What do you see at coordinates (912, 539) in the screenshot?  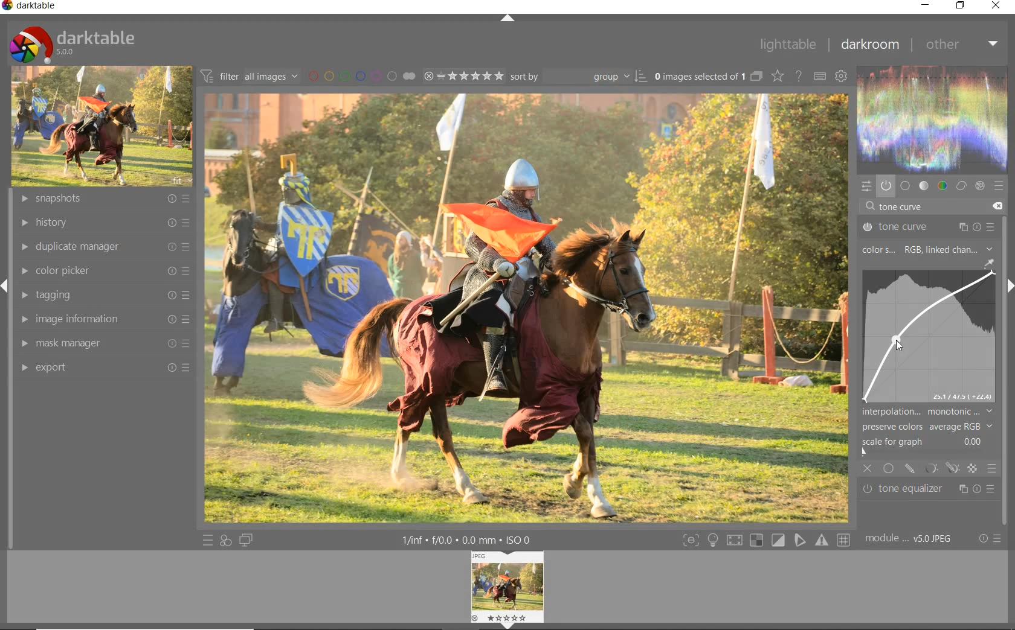 I see `module... v5.0 JPEG` at bounding box center [912, 539].